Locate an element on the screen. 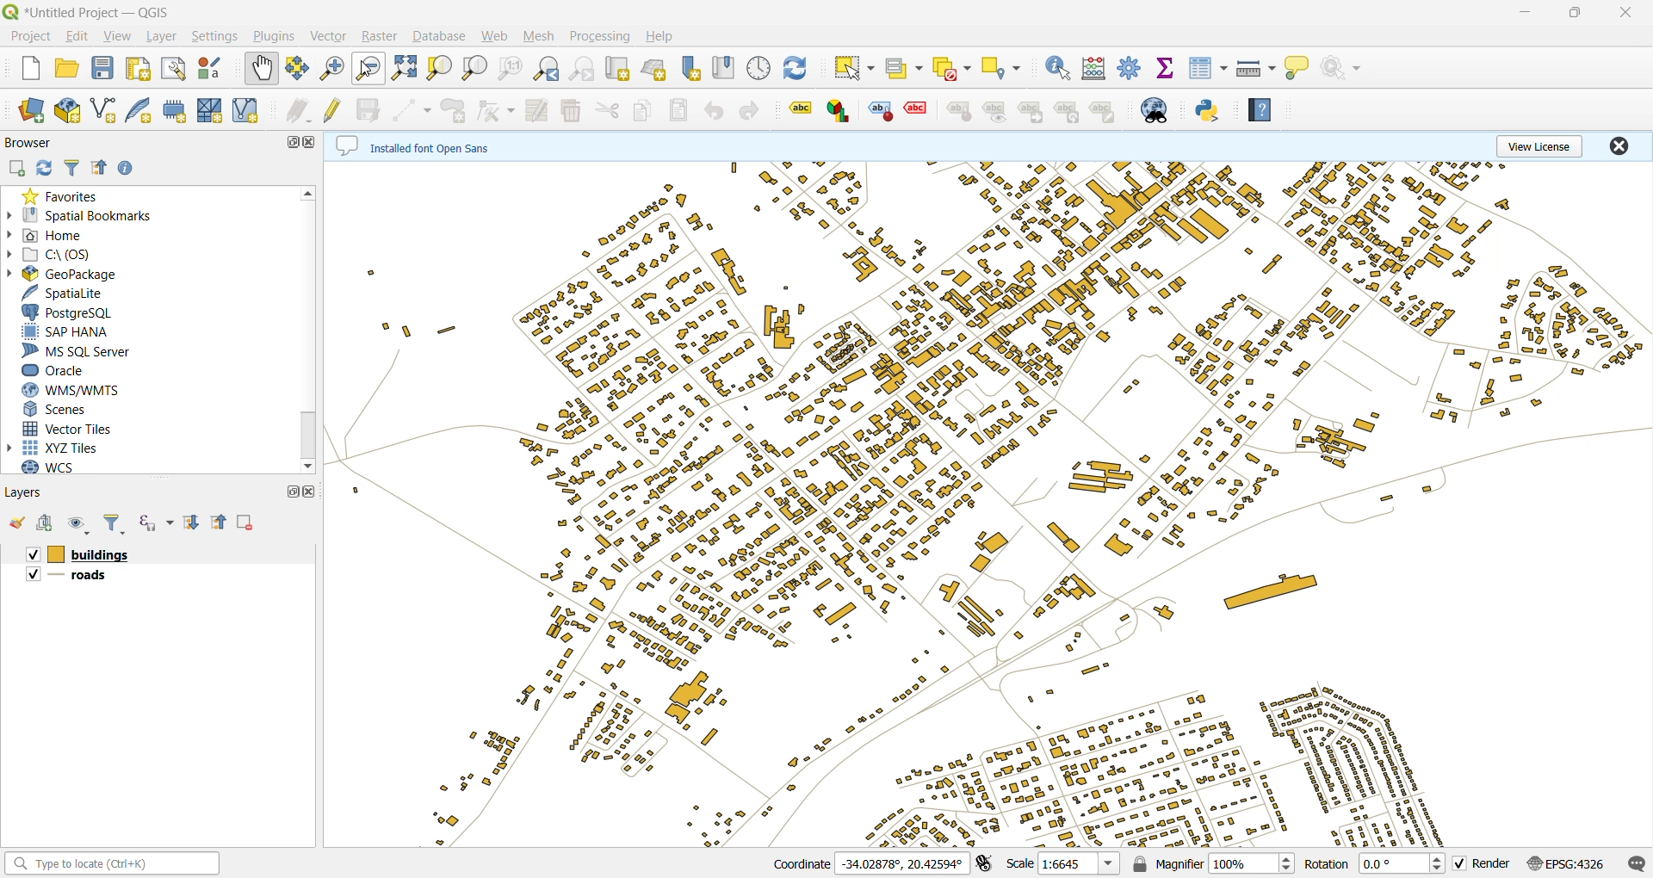  measure line is located at coordinates (1256, 71).